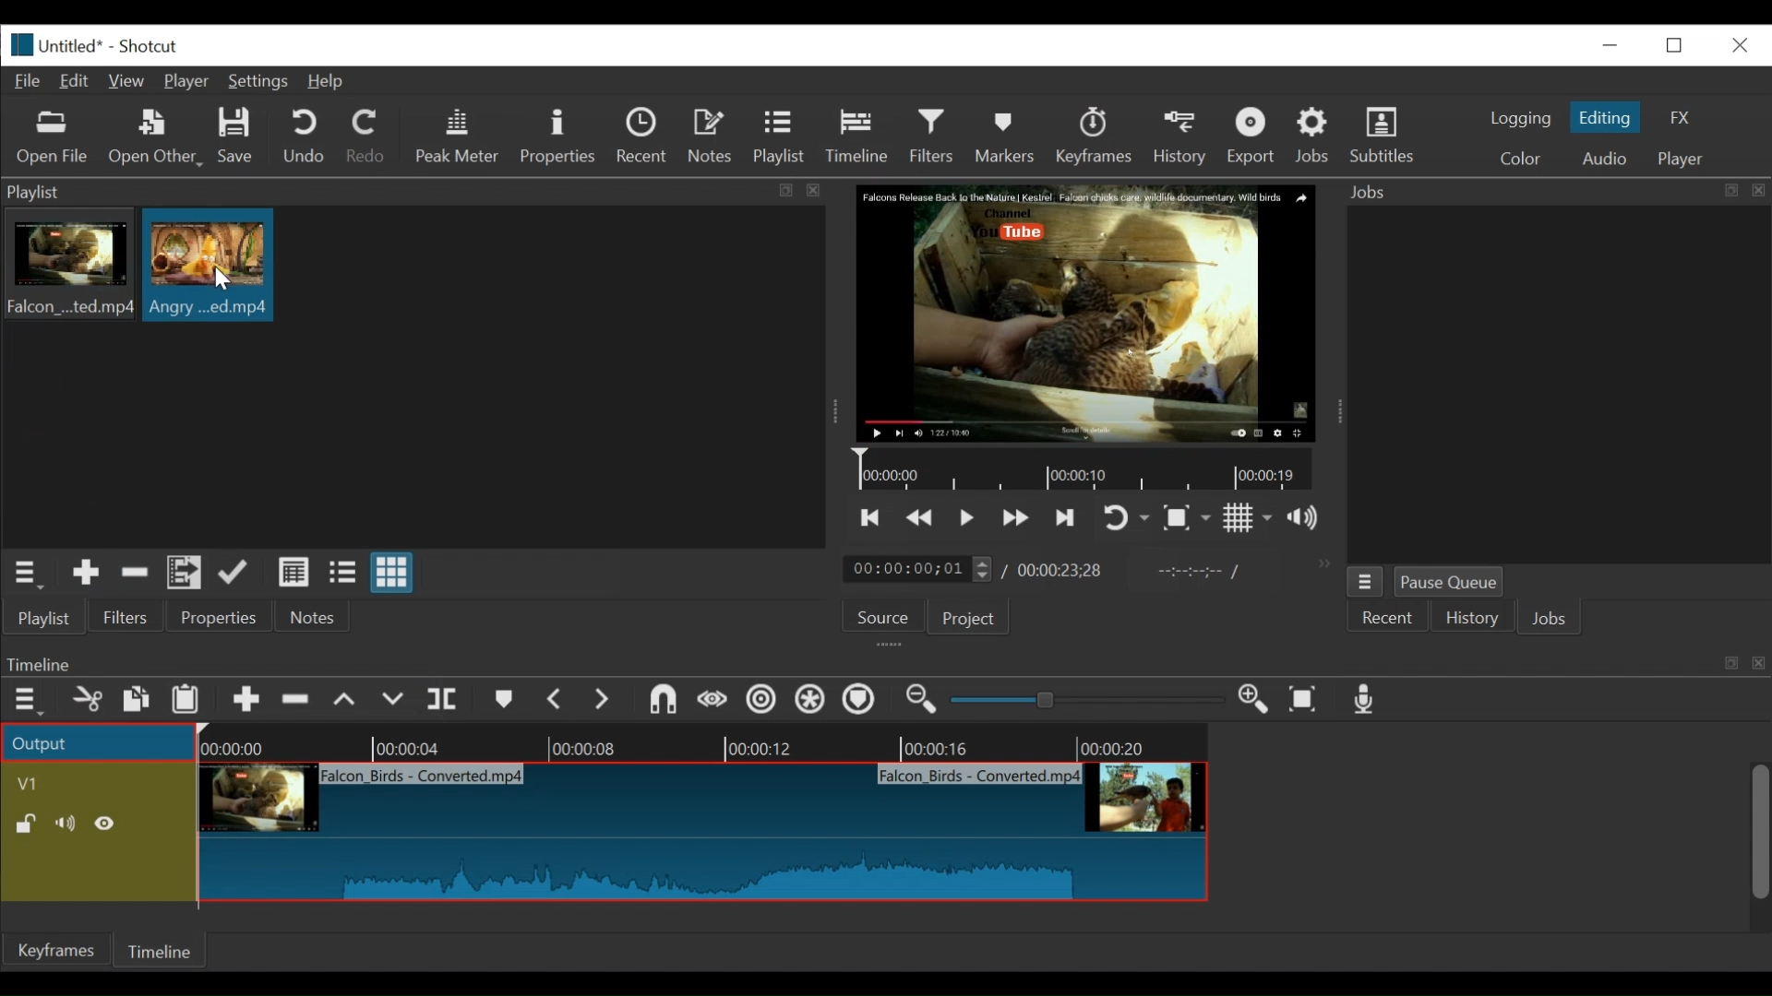  What do you see at coordinates (30, 701) in the screenshot?
I see `Timeline menu` at bounding box center [30, 701].